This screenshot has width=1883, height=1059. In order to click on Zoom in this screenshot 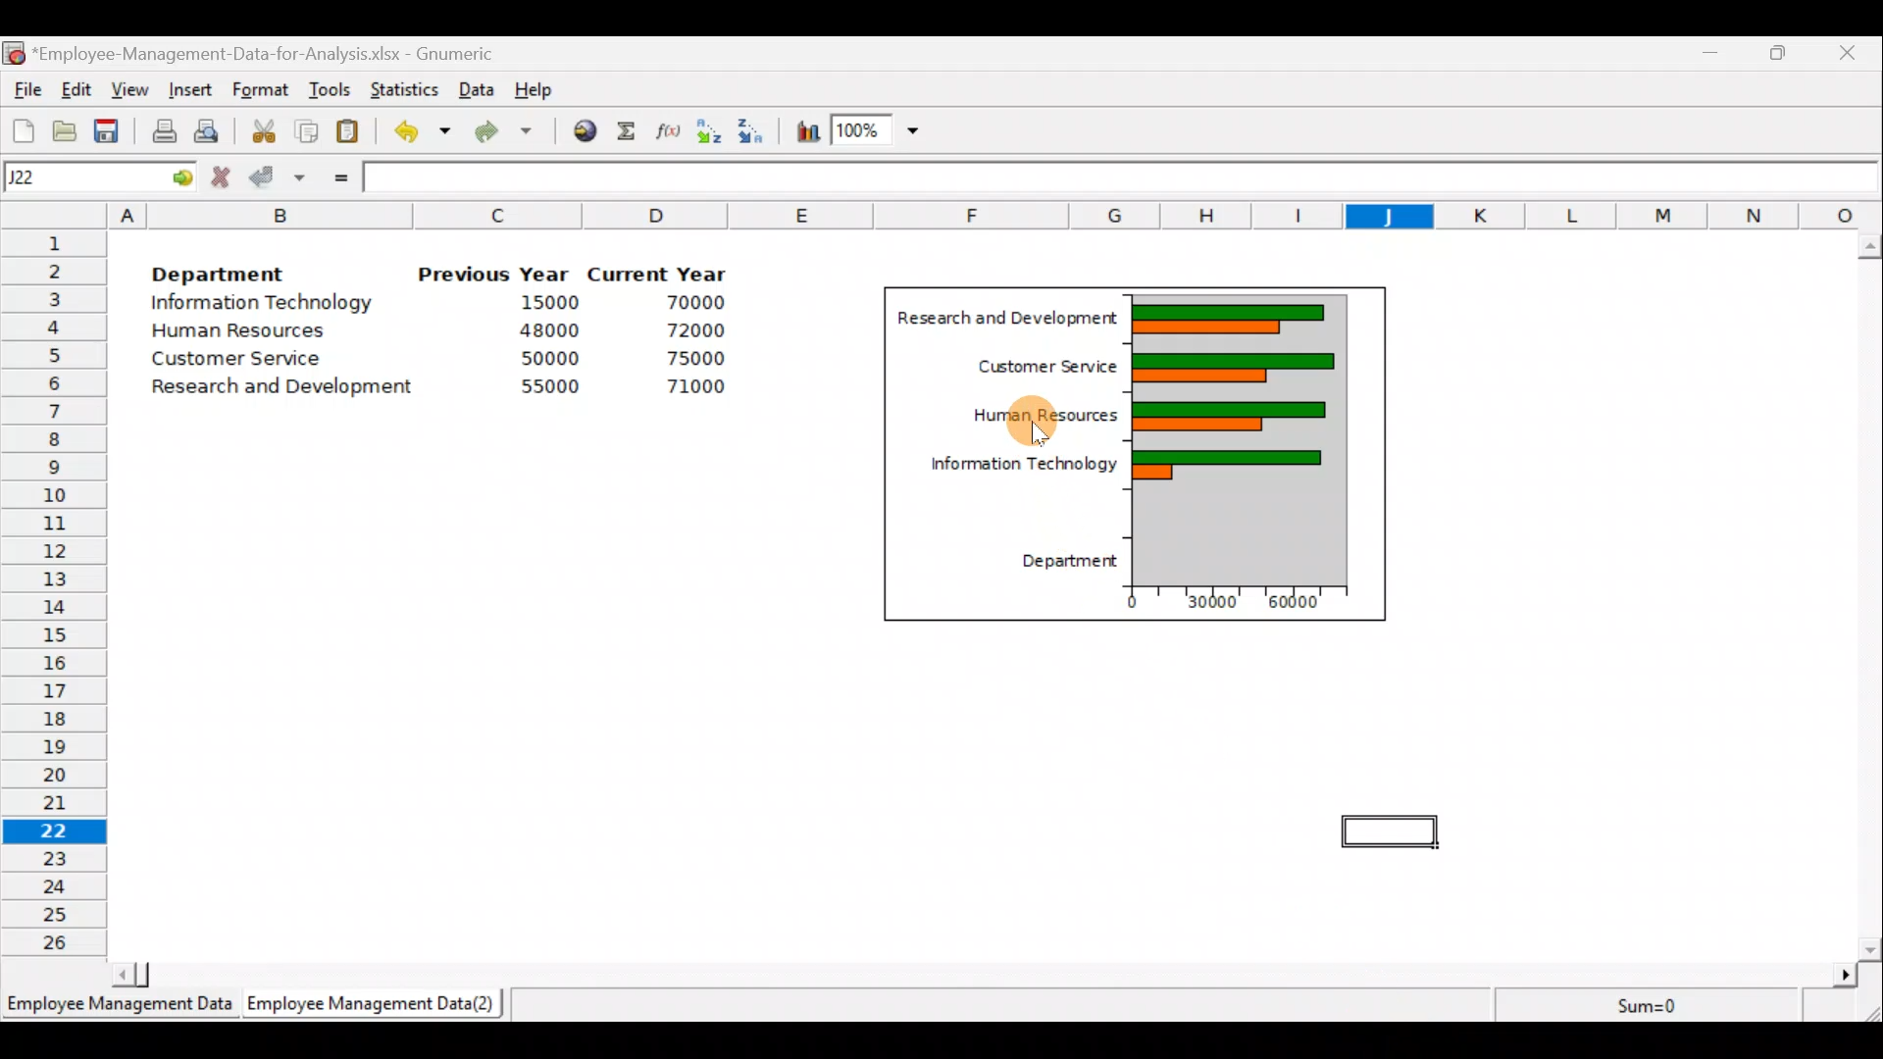, I will do `click(873, 132)`.